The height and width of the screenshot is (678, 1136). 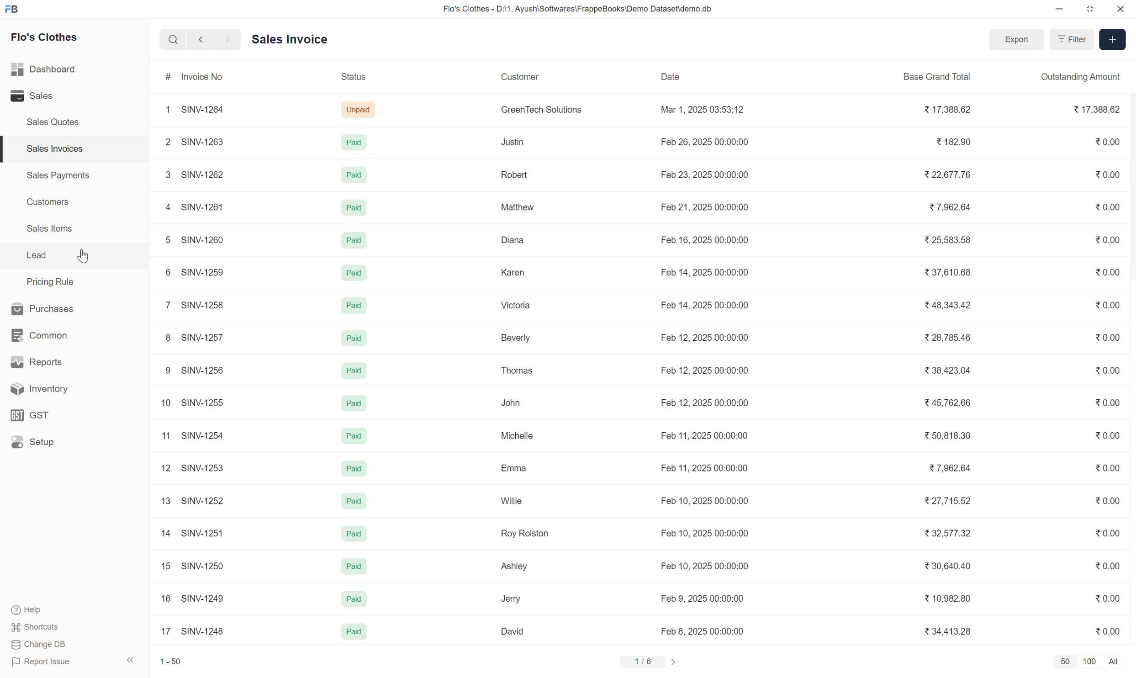 I want to click on 330,640.40, so click(x=946, y=566).